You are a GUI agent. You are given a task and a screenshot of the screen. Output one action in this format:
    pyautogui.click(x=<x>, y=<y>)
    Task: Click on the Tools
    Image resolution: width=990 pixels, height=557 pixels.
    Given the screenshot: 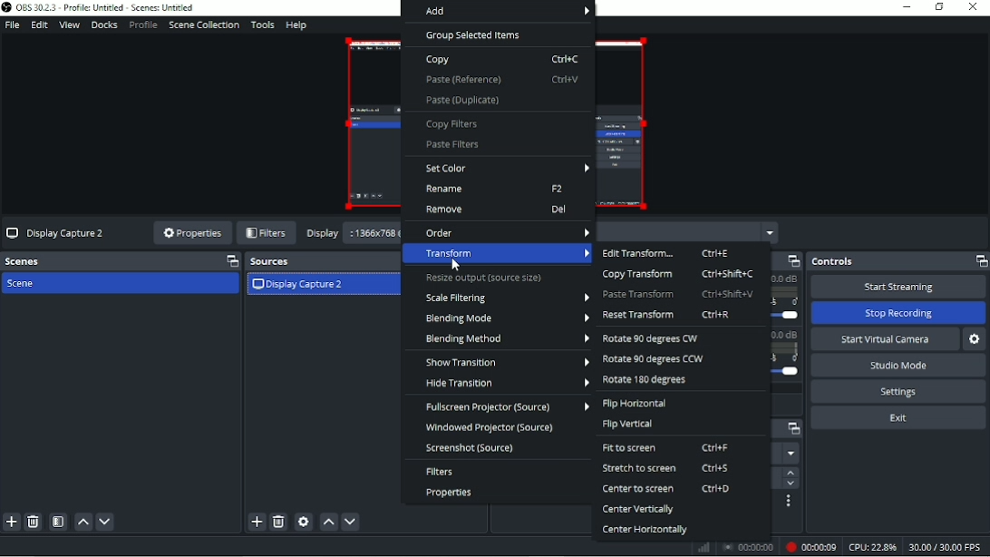 What is the action you would take?
    pyautogui.click(x=263, y=25)
    